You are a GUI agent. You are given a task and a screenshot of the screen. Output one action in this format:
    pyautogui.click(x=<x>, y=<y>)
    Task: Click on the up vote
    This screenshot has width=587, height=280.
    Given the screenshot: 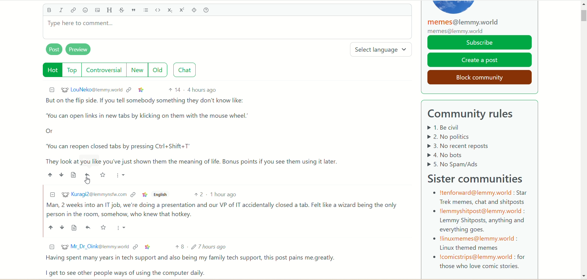 What is the action you would take?
    pyautogui.click(x=50, y=228)
    